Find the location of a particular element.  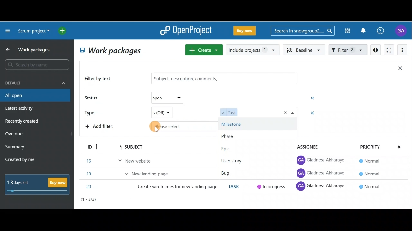

Normal is located at coordinates (368, 173).